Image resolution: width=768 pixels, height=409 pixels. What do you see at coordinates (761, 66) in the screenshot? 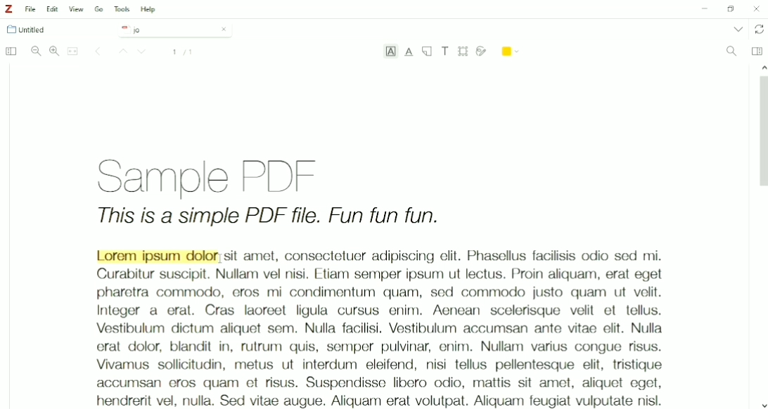
I see `up` at bounding box center [761, 66].